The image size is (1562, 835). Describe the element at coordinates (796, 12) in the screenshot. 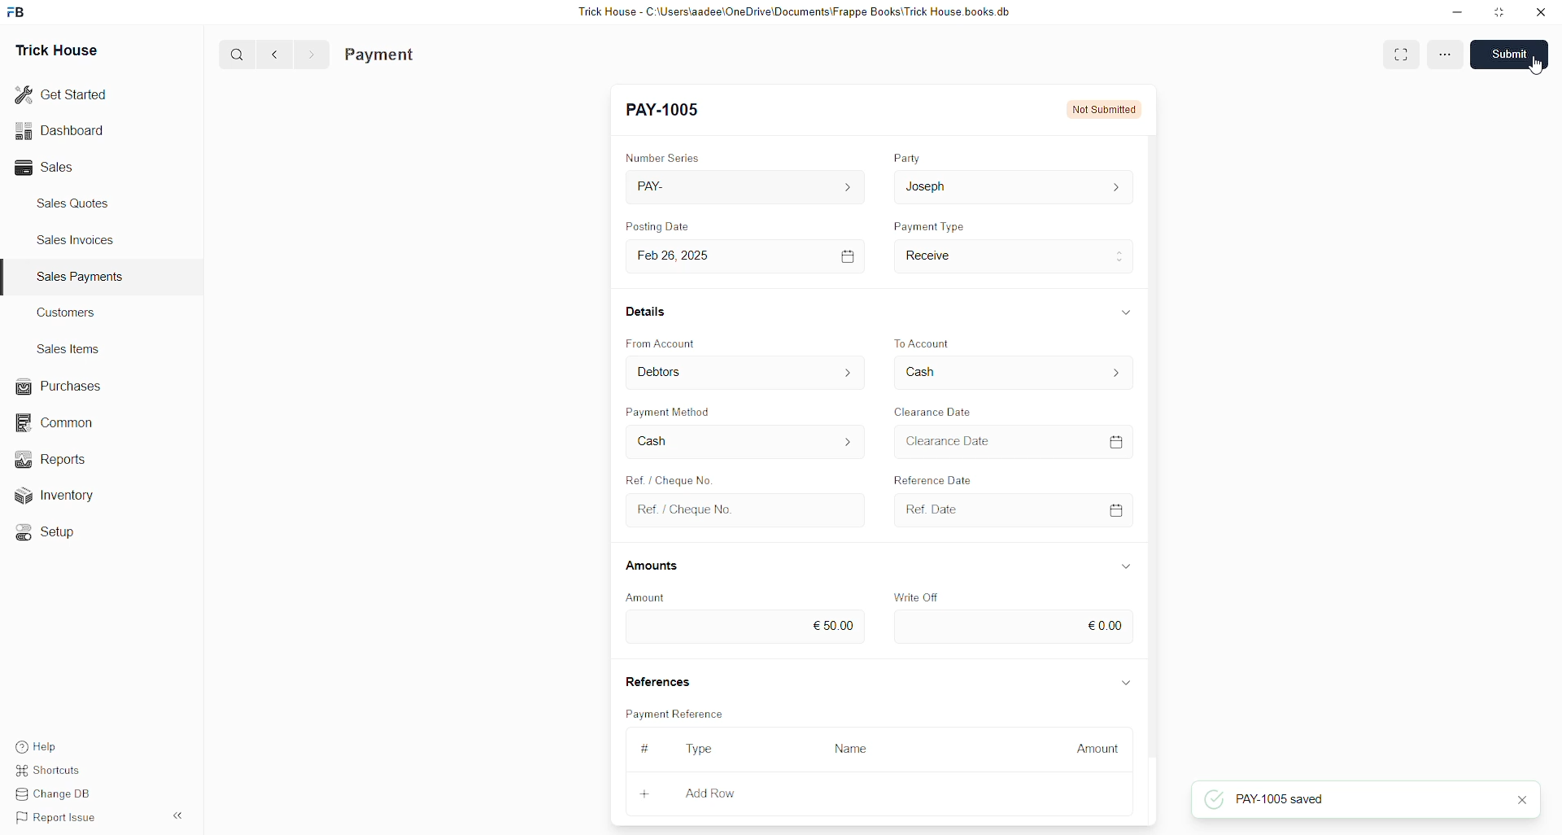

I see `Trick House - C:\Users\aadee\OneDrive\Documents\Frappe Books\Trick House books db` at that location.